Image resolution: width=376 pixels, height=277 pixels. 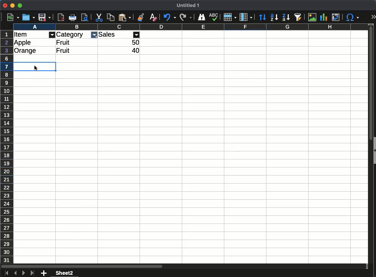 What do you see at coordinates (169, 18) in the screenshot?
I see `undo` at bounding box center [169, 18].